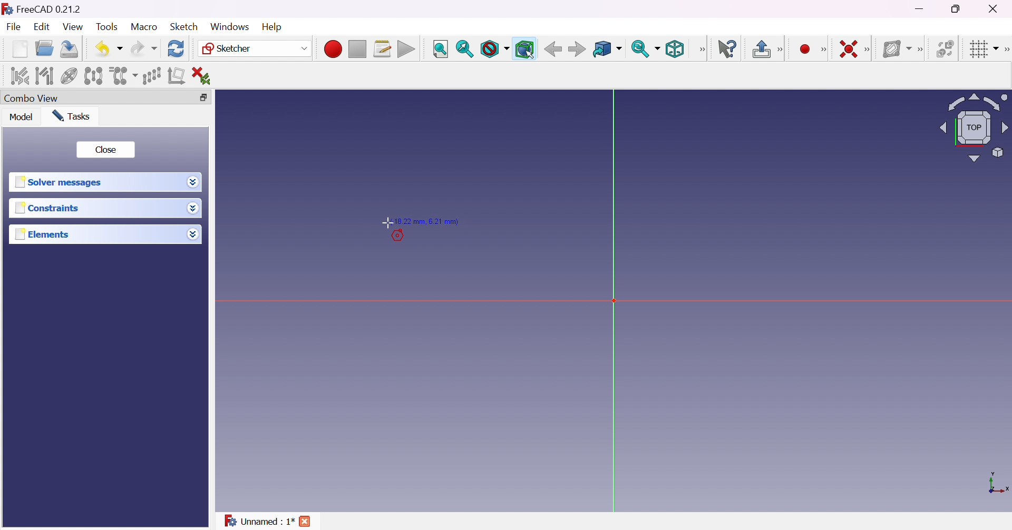  What do you see at coordinates (551, 49) in the screenshot?
I see `Back` at bounding box center [551, 49].